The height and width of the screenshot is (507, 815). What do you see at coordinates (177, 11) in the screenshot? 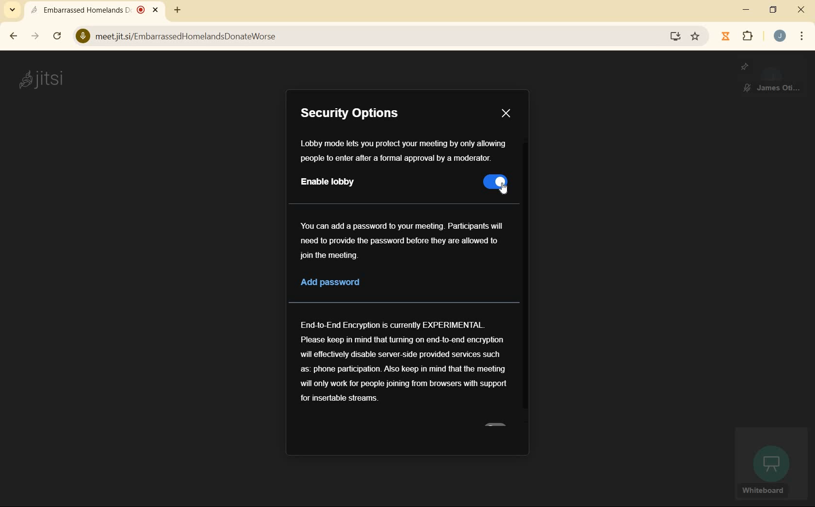
I see `new tab` at bounding box center [177, 11].